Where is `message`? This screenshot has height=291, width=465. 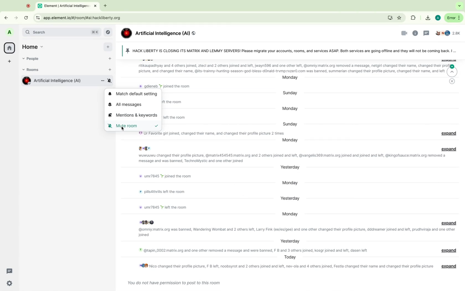 message is located at coordinates (166, 206).